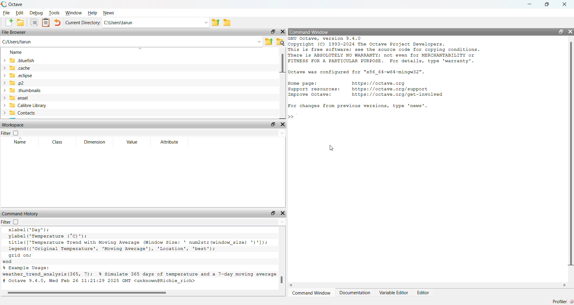 This screenshot has height=305, width=574. I want to click on ~ansel, so click(18, 98).